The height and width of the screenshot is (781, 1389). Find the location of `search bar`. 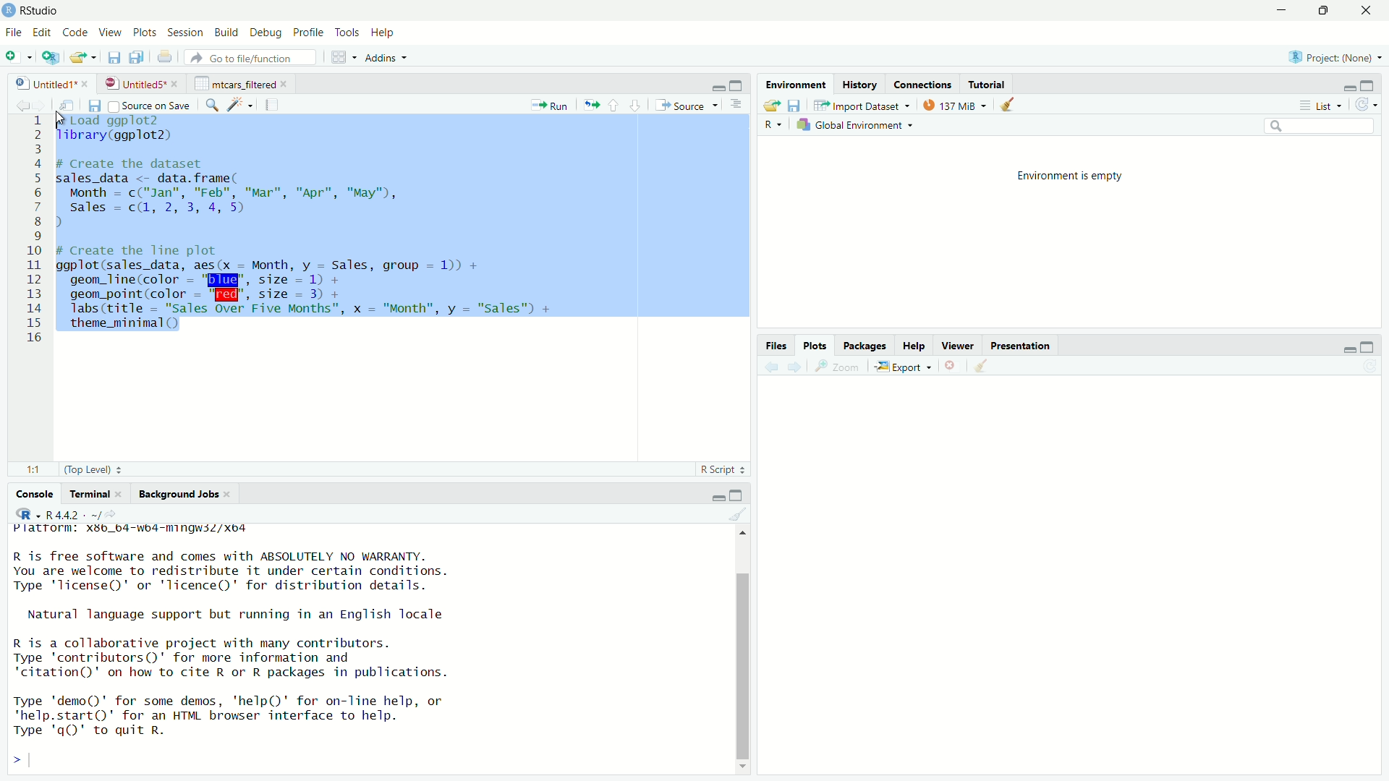

search bar is located at coordinates (1319, 125).